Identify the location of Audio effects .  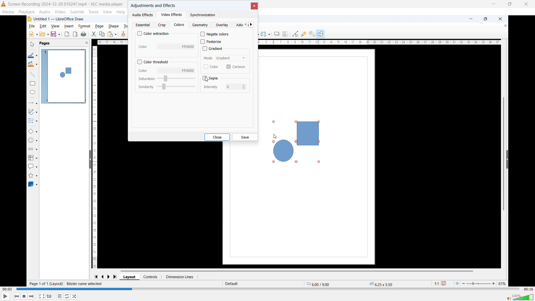
(142, 15).